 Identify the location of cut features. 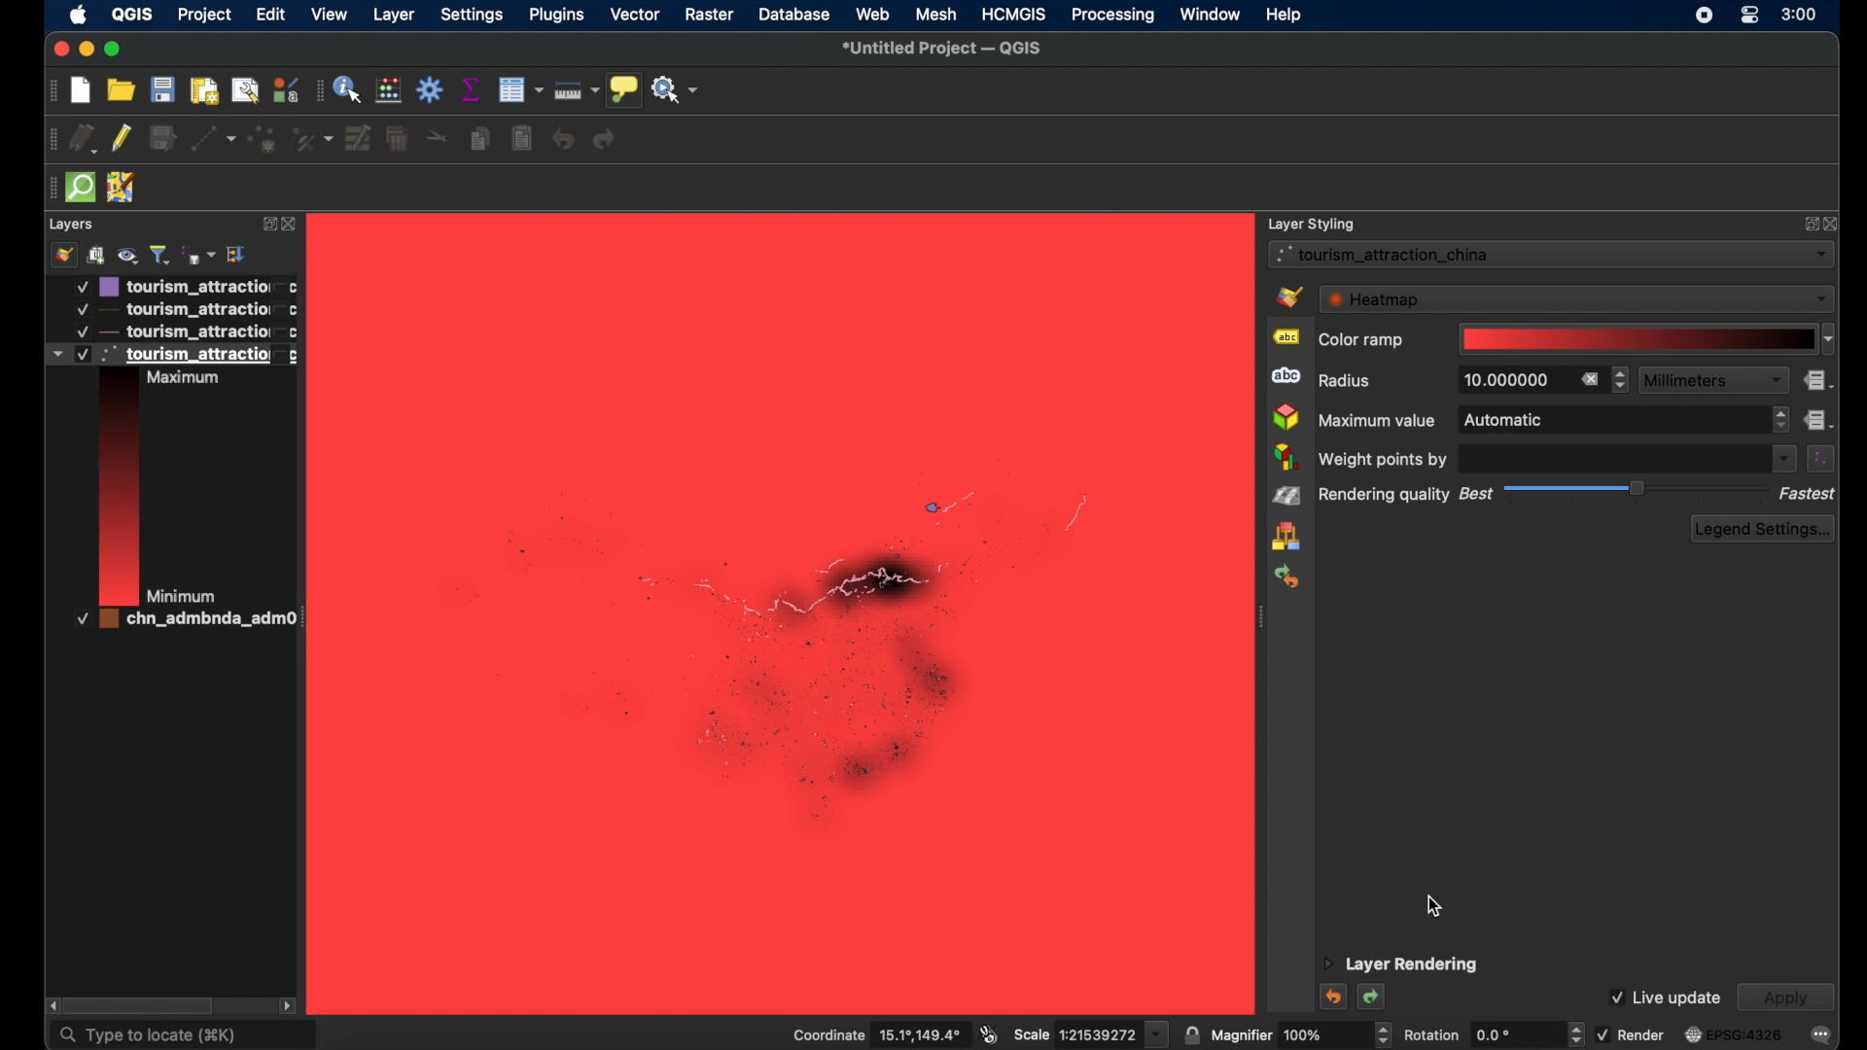
(437, 138).